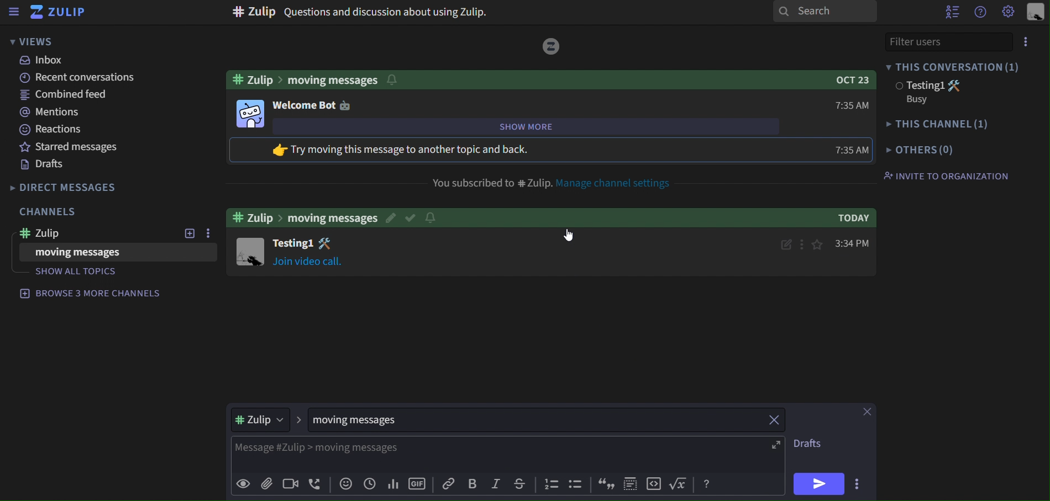 This screenshot has width=1050, height=501. What do you see at coordinates (265, 483) in the screenshot?
I see `add file` at bounding box center [265, 483].